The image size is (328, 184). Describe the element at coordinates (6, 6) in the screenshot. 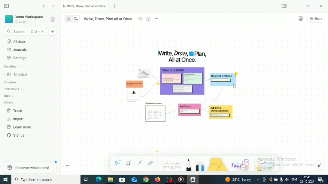

I see `Collapse sidebar` at that location.